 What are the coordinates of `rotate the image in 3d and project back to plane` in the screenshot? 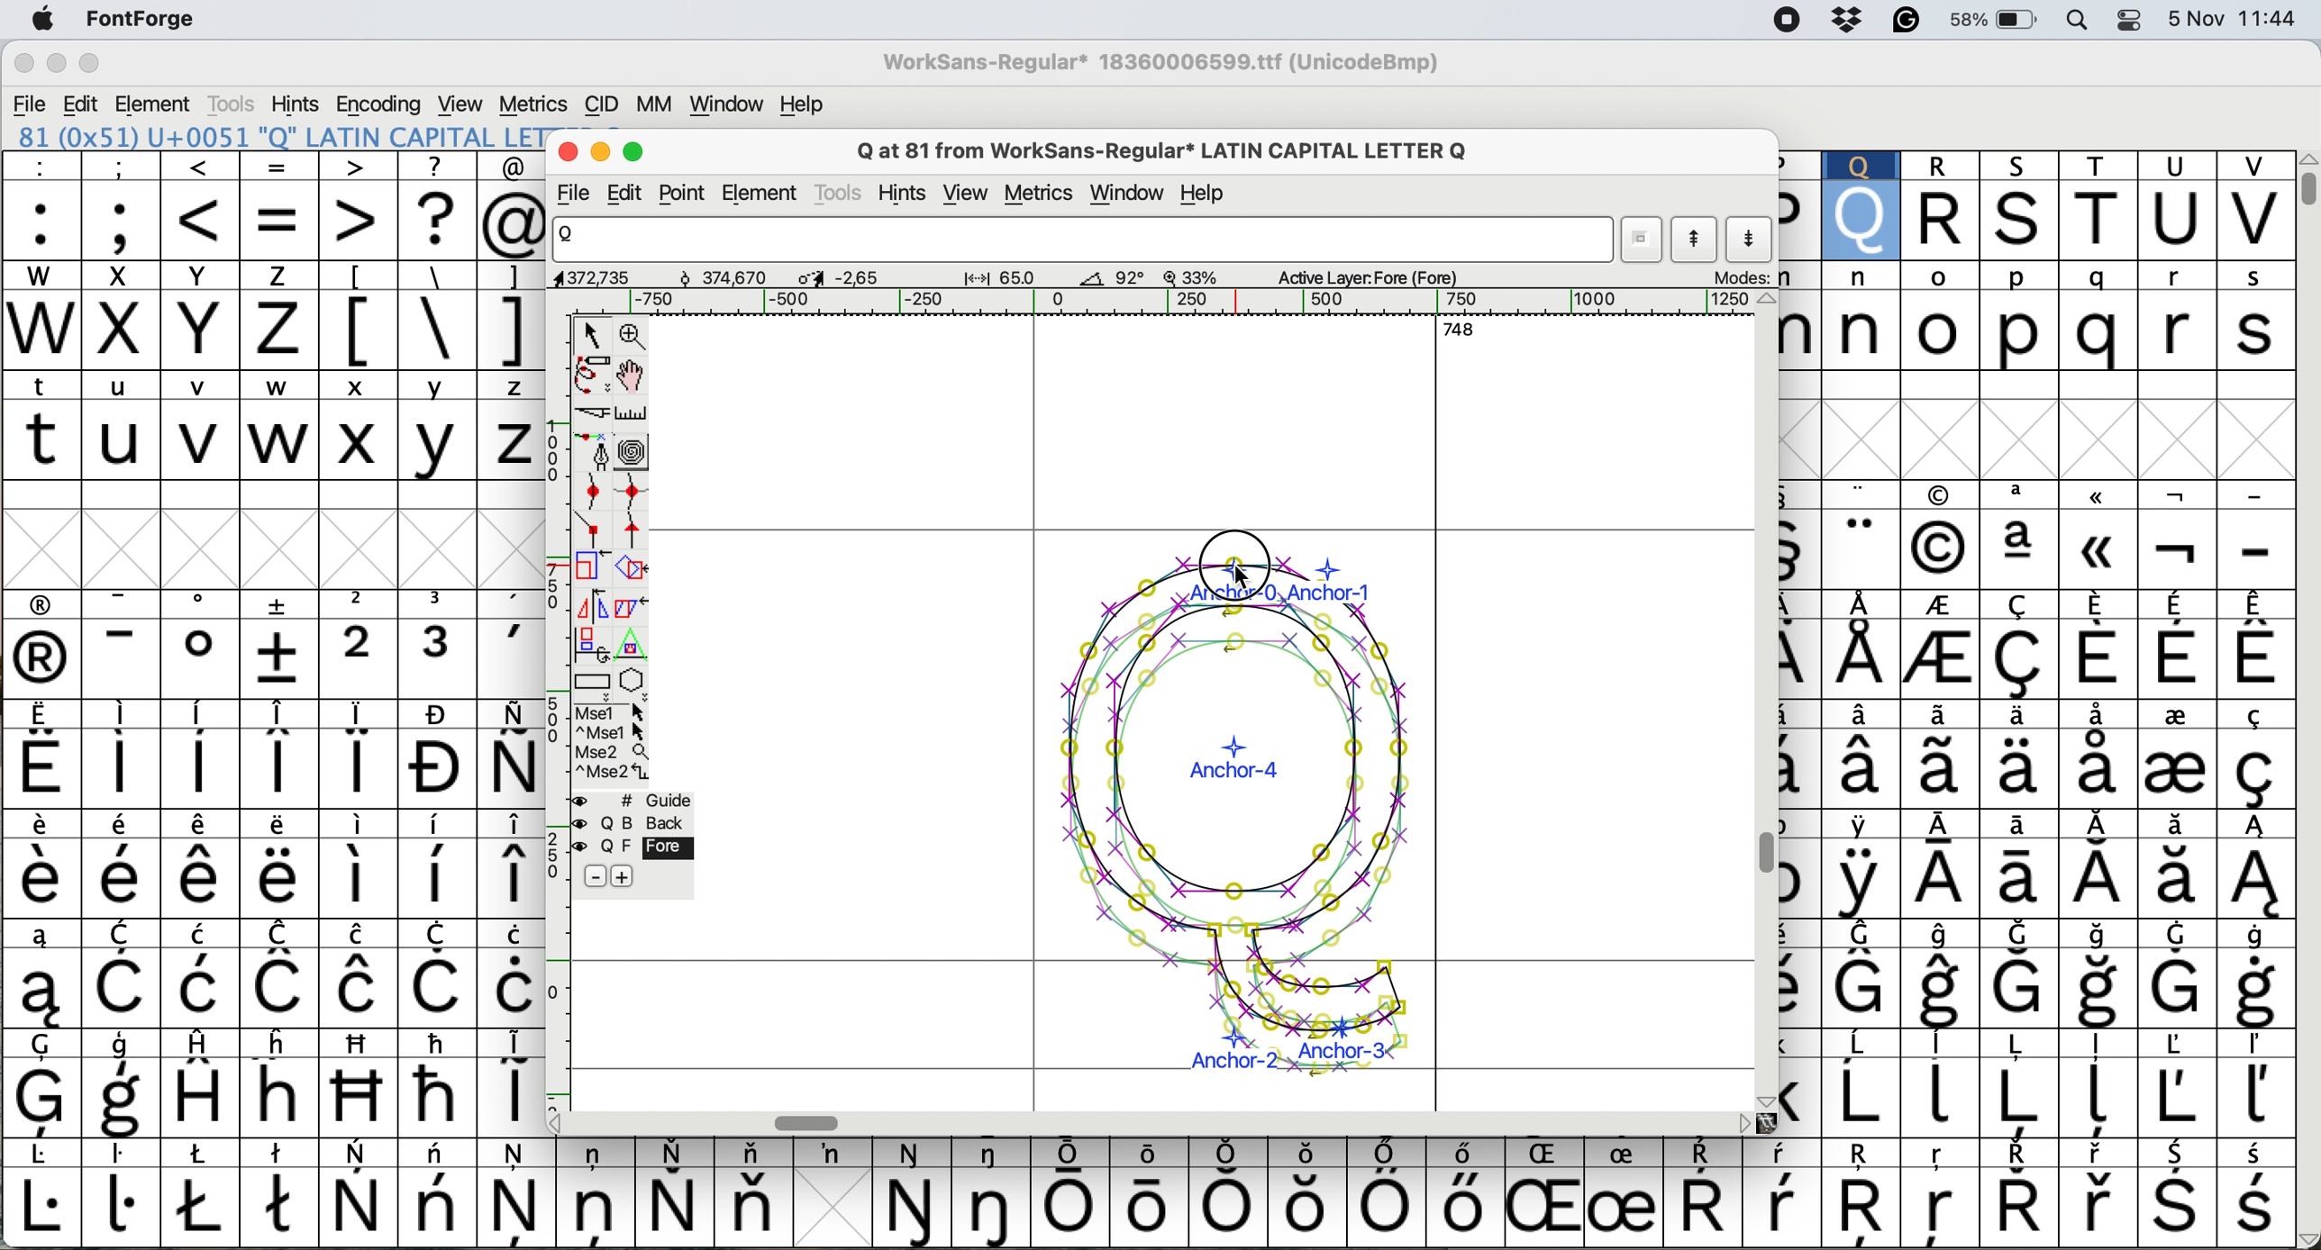 It's located at (589, 647).